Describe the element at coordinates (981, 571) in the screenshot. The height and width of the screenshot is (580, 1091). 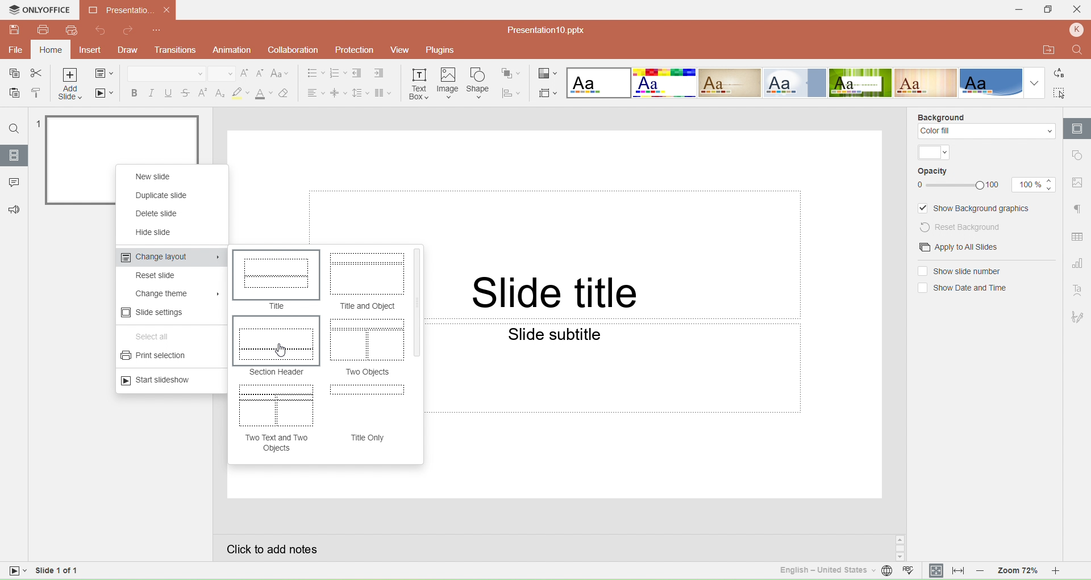
I see `Zoom out` at that location.